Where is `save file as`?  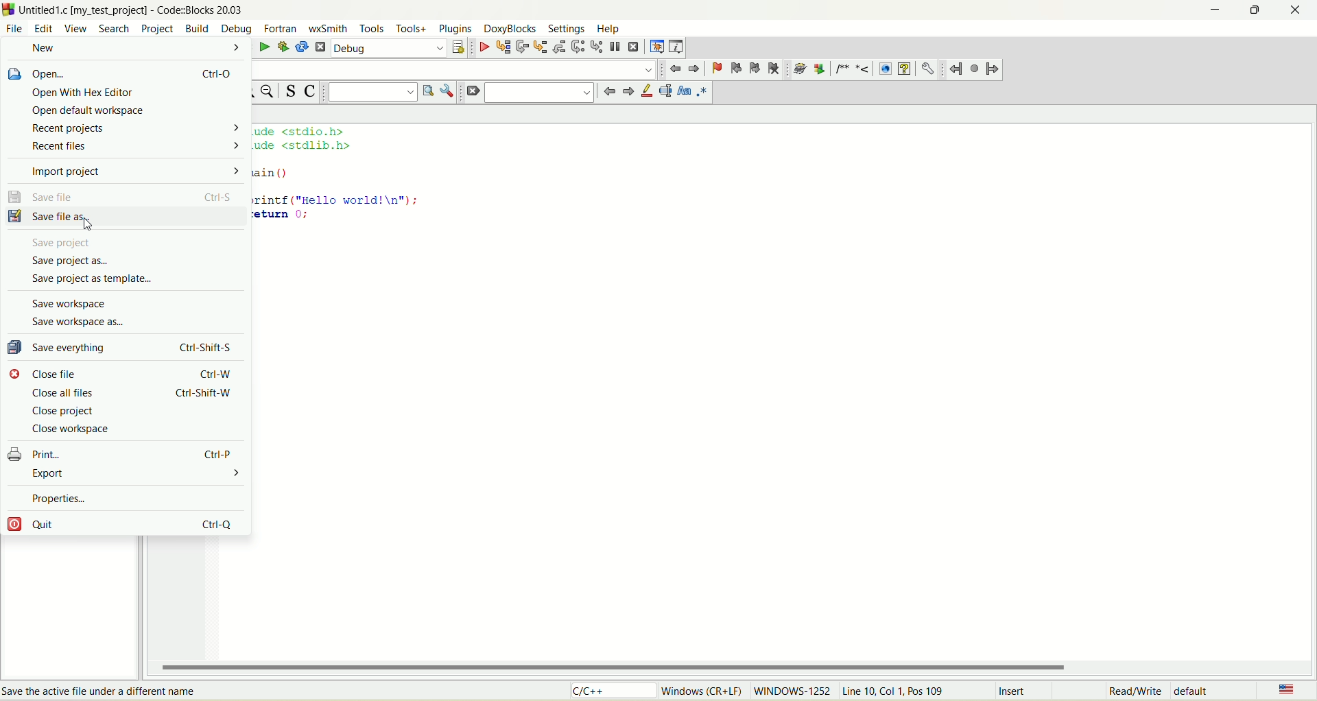
save file as is located at coordinates (54, 217).